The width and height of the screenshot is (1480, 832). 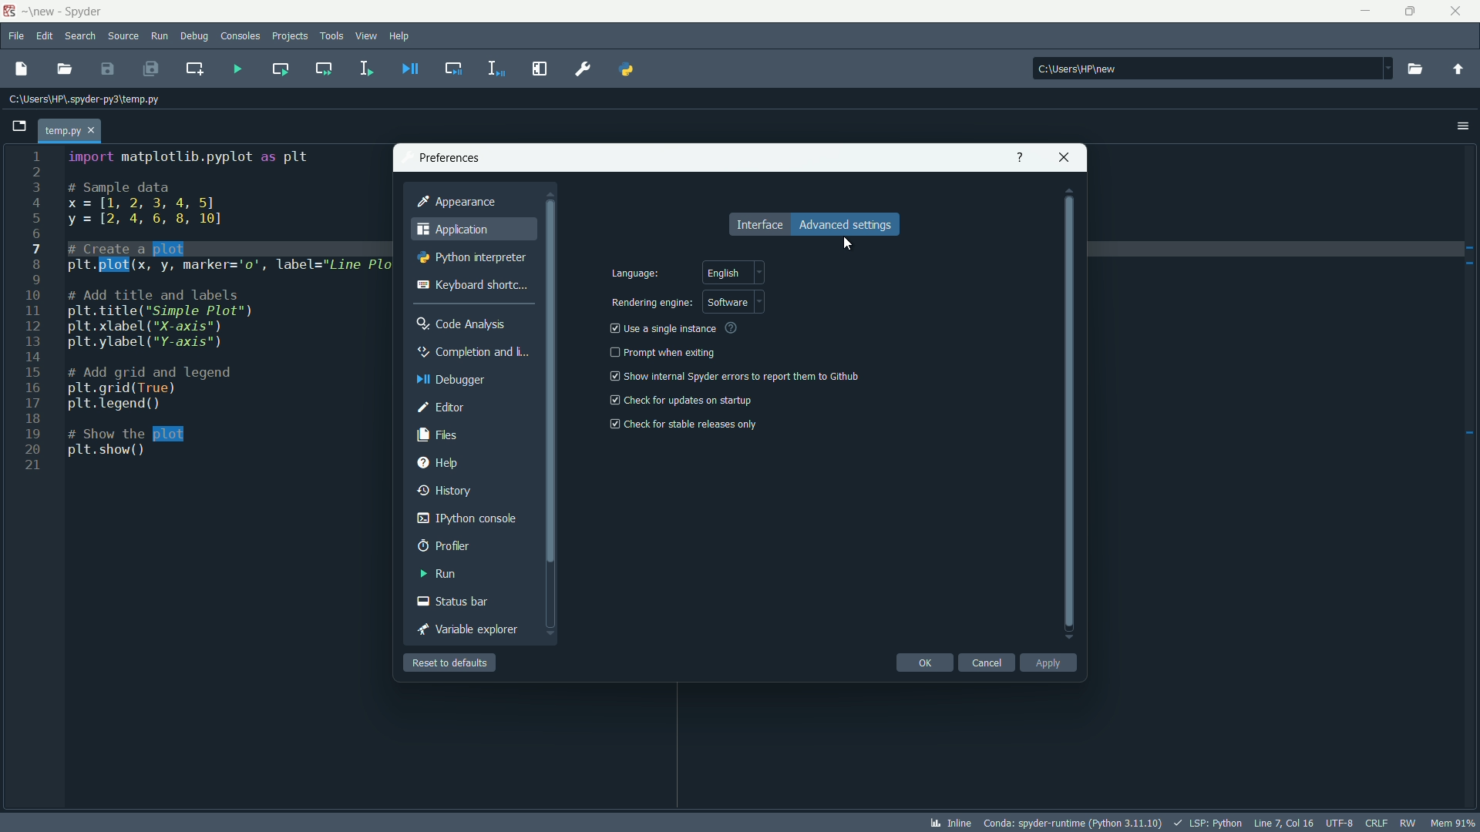 What do you see at coordinates (446, 158) in the screenshot?
I see `preferences` at bounding box center [446, 158].